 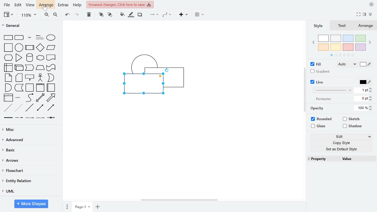 What do you see at coordinates (340, 143) in the screenshot?
I see `copy style` at bounding box center [340, 143].